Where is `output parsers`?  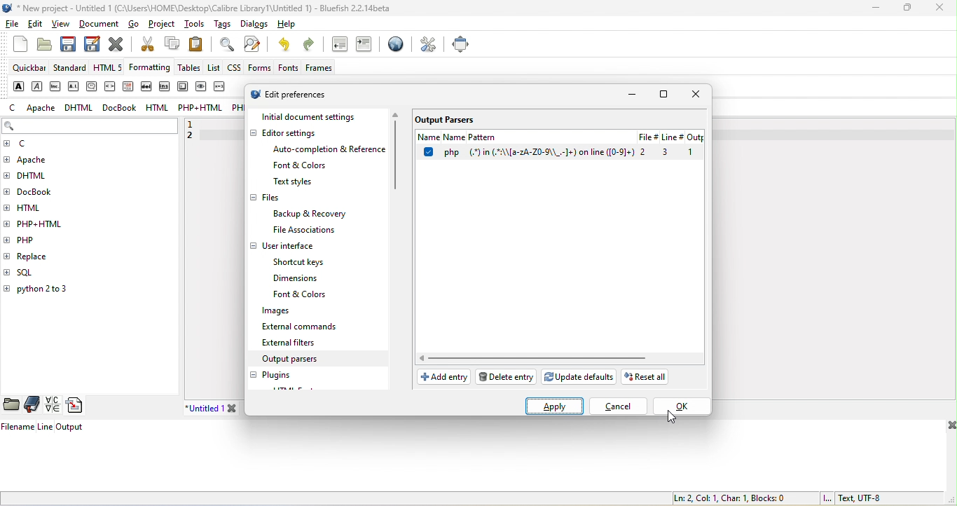
output parsers is located at coordinates (303, 360).